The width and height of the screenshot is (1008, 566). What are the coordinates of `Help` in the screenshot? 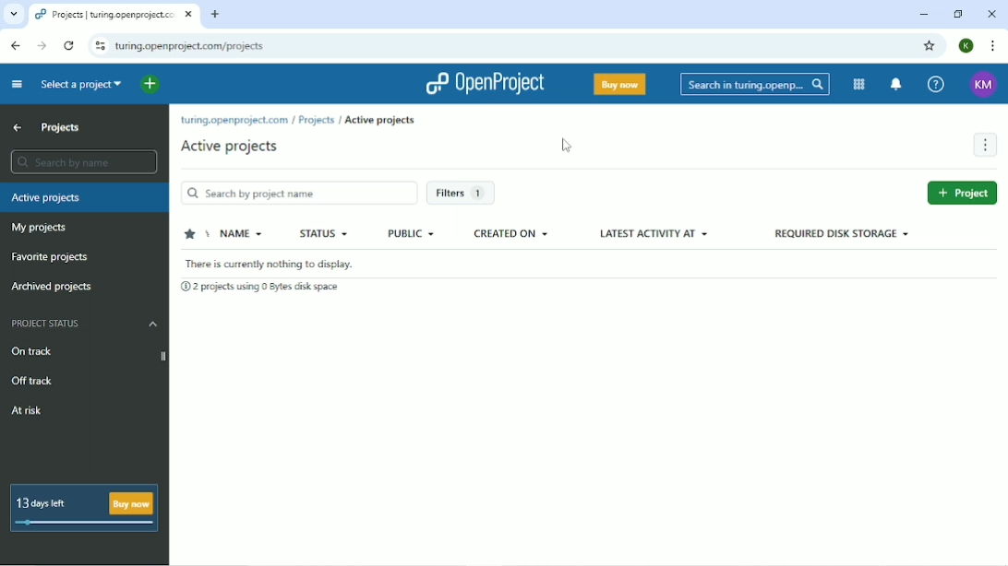 It's located at (939, 84).